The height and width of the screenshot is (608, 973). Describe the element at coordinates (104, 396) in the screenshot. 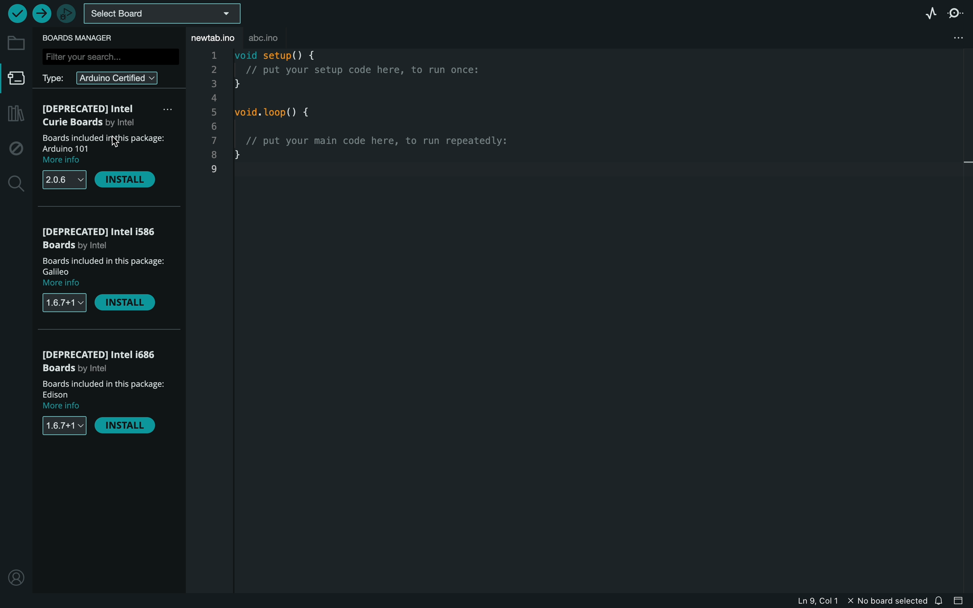

I see `description` at that location.